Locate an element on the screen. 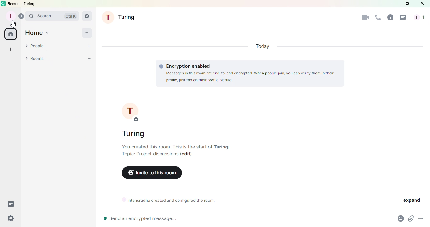  More options is located at coordinates (422, 219).